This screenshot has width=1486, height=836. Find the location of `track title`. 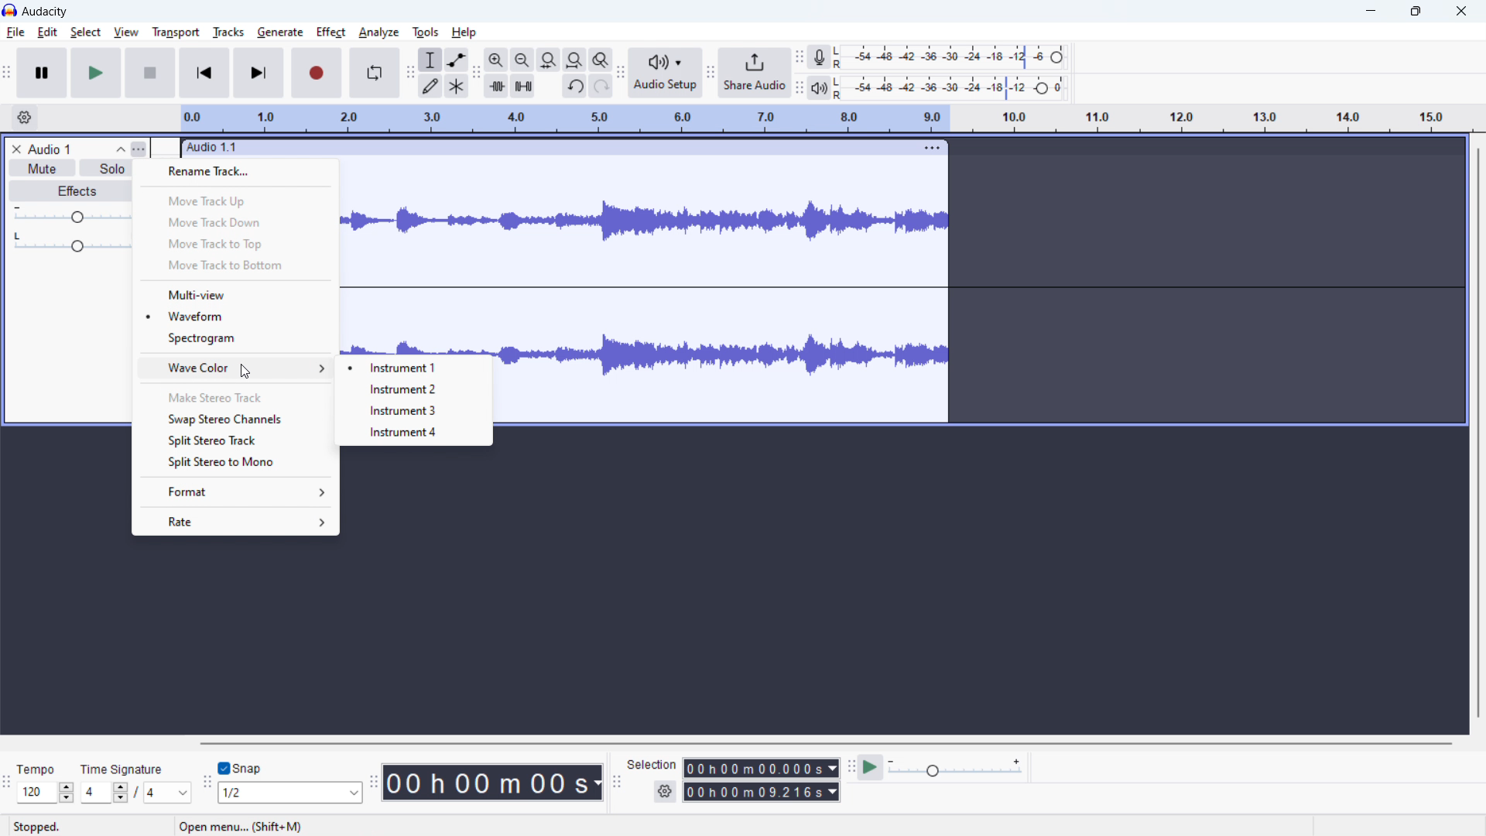

track title is located at coordinates (50, 149).